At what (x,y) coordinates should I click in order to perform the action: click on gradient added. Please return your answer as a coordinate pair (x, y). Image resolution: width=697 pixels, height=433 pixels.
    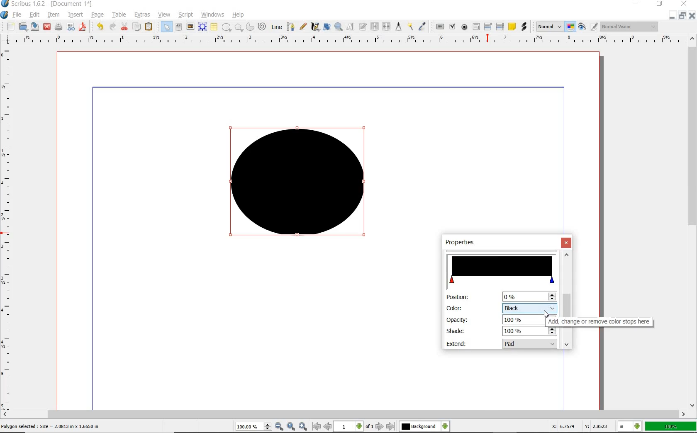
    Looking at the image, I should click on (300, 185).